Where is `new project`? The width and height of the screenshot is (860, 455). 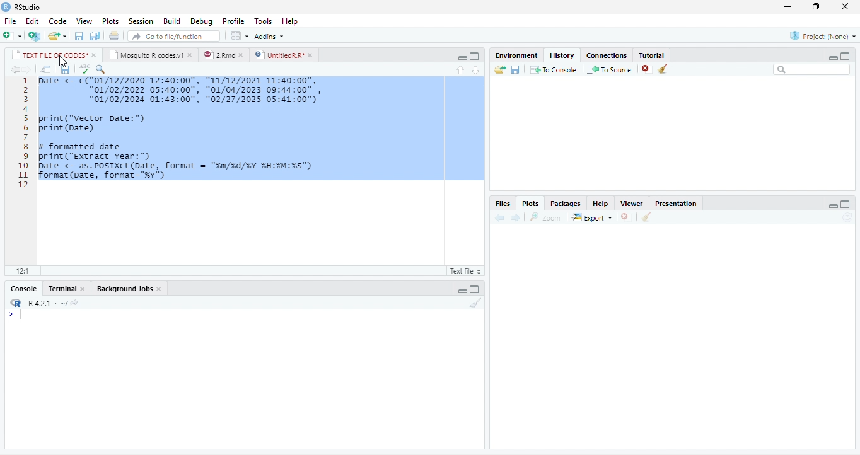
new project is located at coordinates (35, 36).